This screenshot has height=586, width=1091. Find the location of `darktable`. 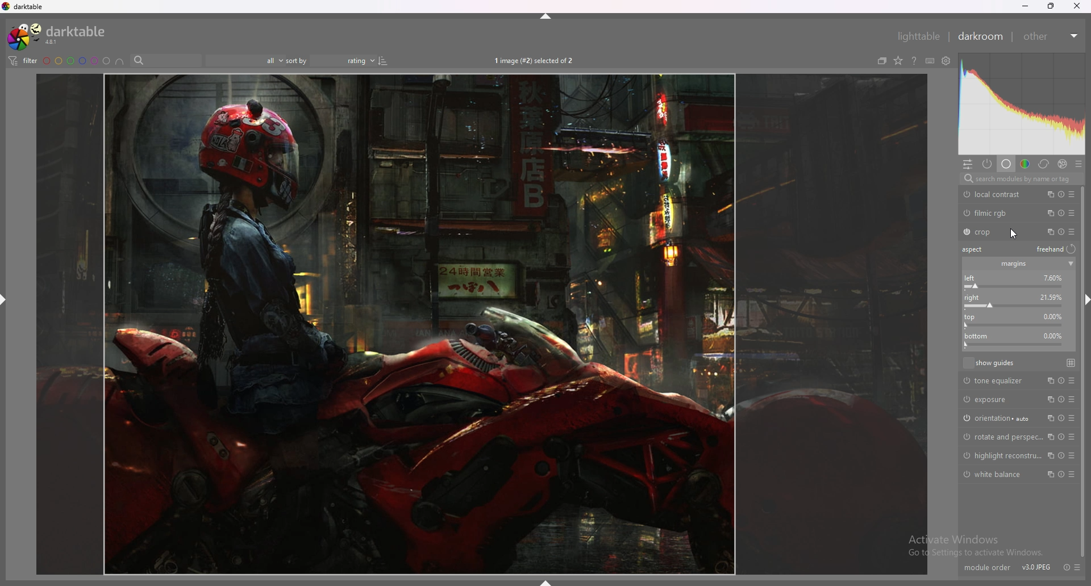

darktable is located at coordinates (59, 36).